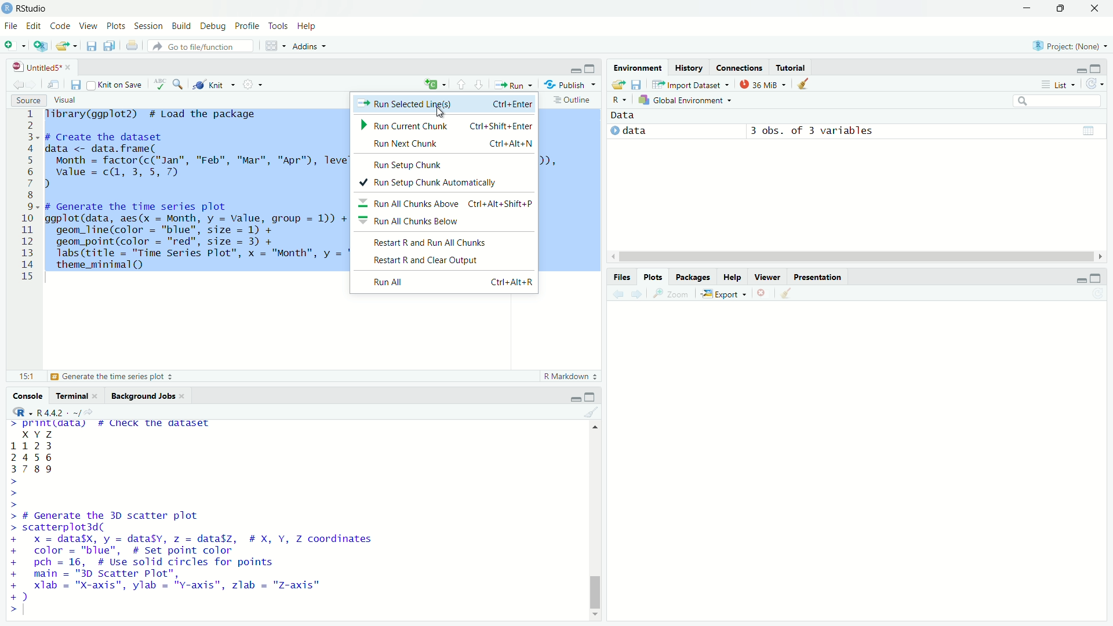 The height and width of the screenshot is (626, 1113). What do you see at coordinates (1055, 84) in the screenshot?
I see `list` at bounding box center [1055, 84].